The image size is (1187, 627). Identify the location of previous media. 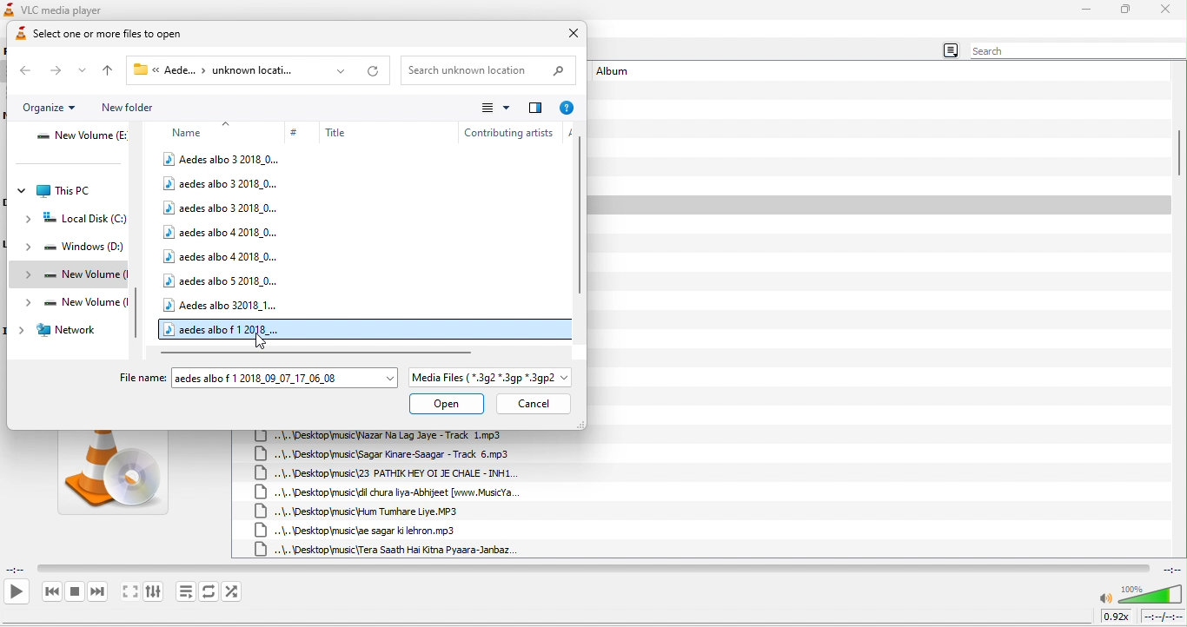
(51, 592).